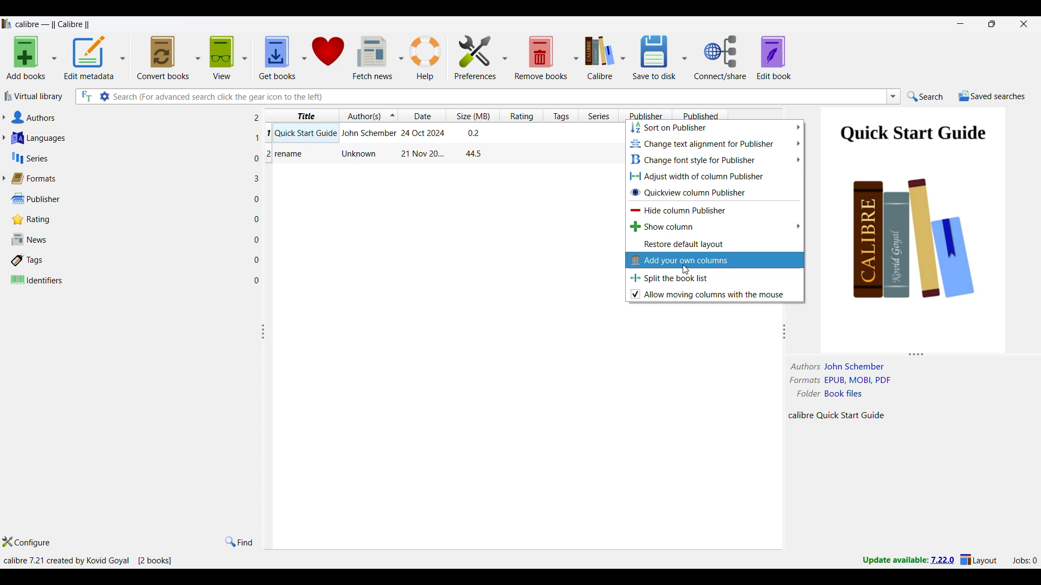  I want to click on Published column, so click(700, 115).